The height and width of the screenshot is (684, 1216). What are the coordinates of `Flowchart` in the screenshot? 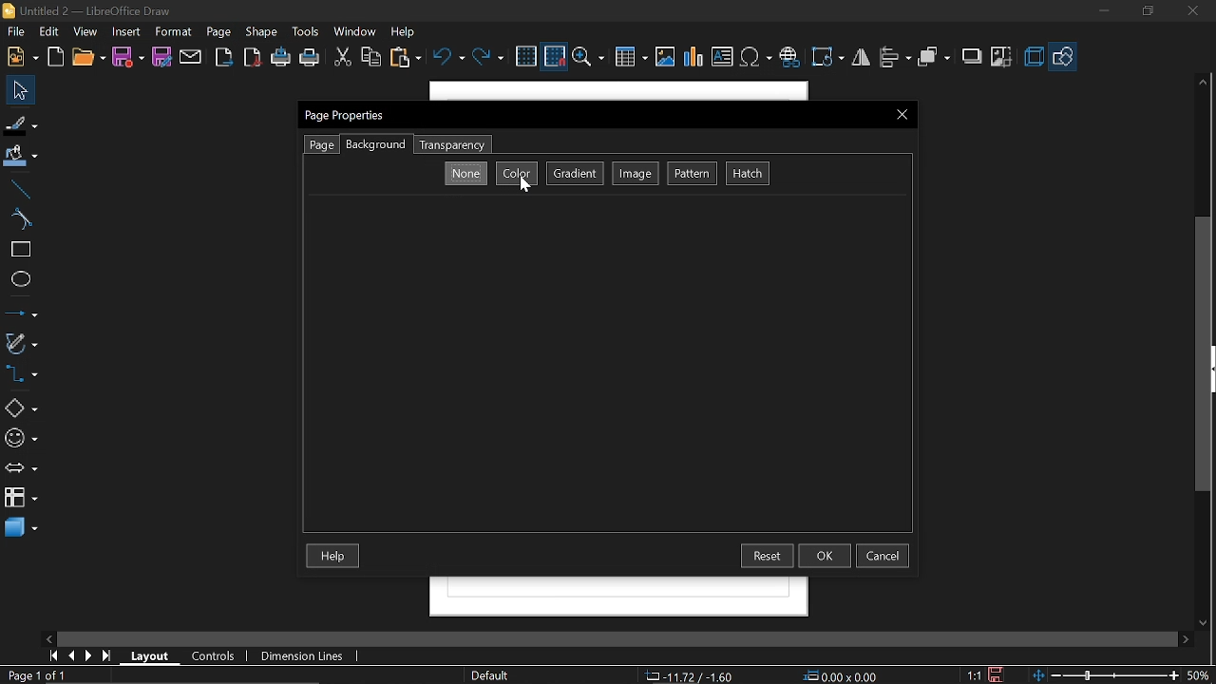 It's located at (19, 496).